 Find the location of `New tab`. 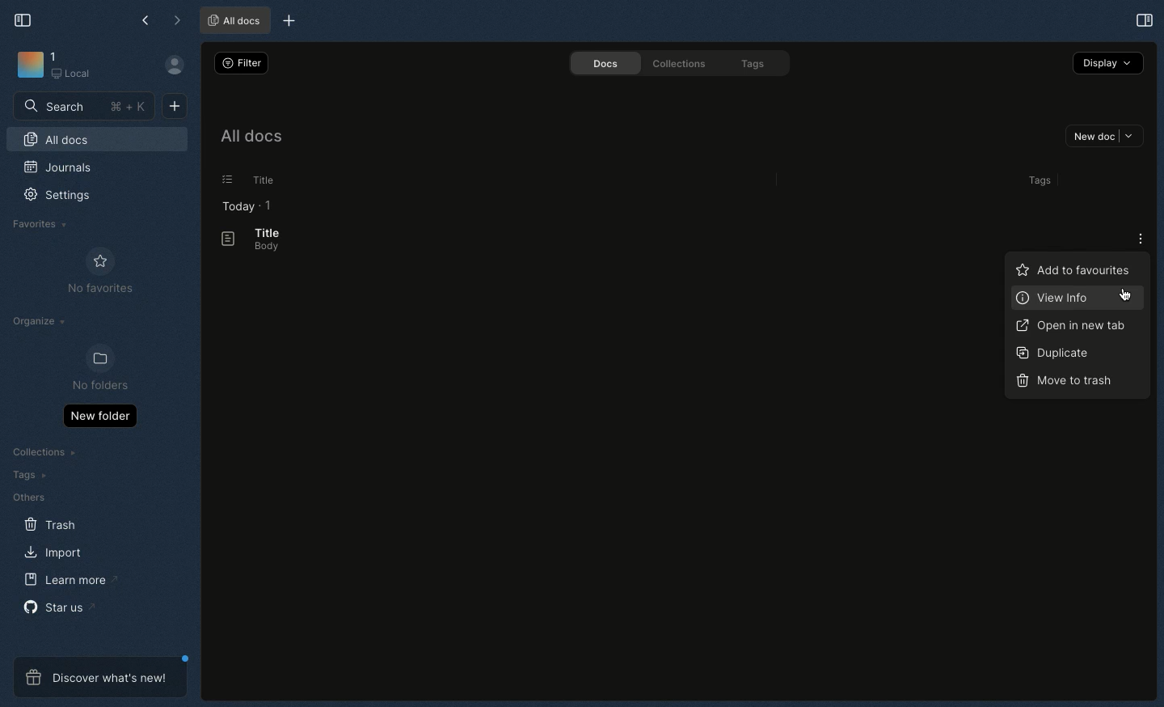

New tab is located at coordinates (286, 22).